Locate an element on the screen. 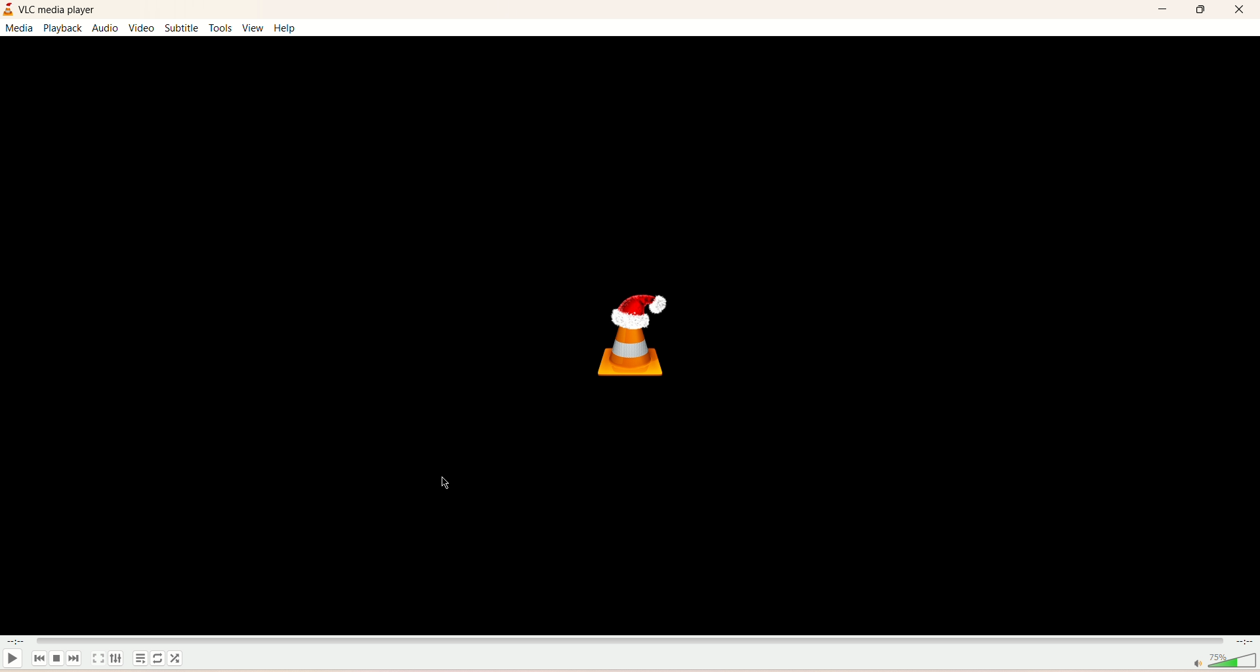  loop is located at coordinates (158, 659).